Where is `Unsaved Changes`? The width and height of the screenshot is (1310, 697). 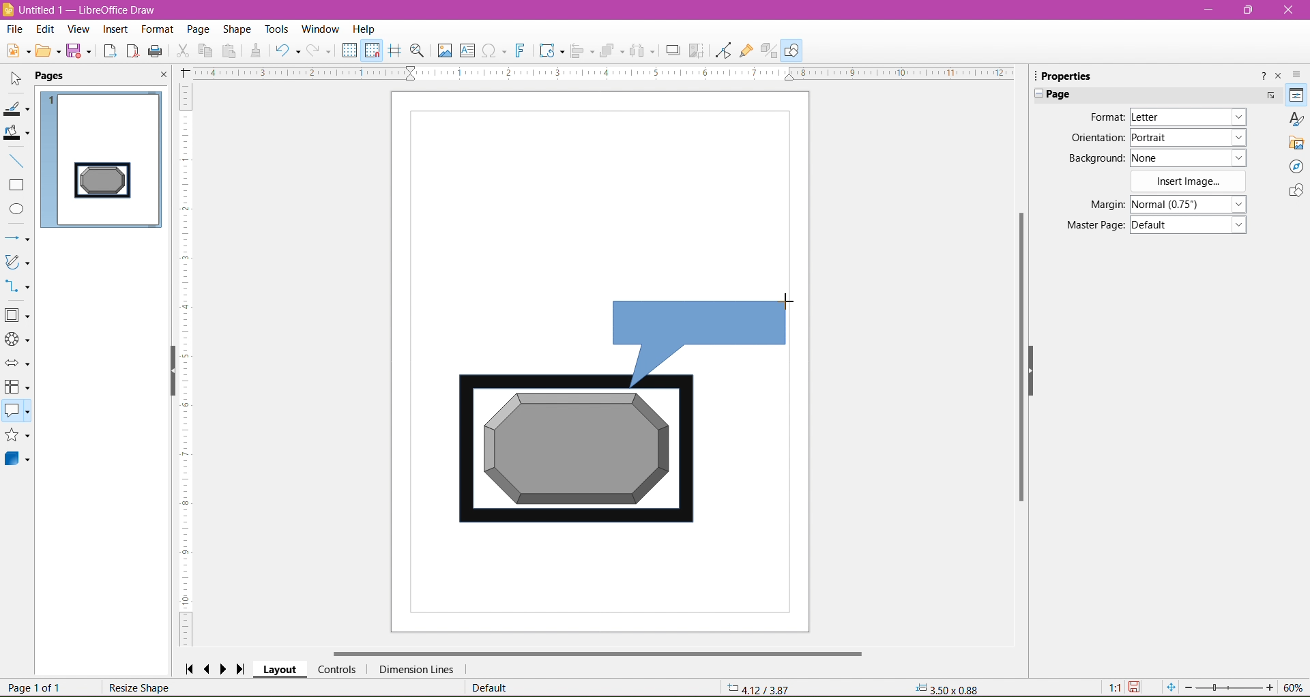 Unsaved Changes is located at coordinates (1137, 687).